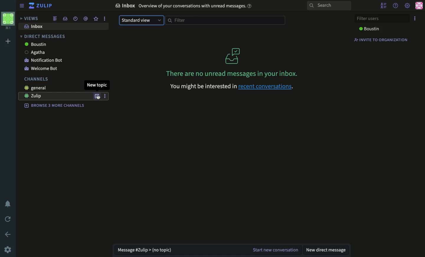  What do you see at coordinates (8, 203) in the screenshot?
I see `notification` at bounding box center [8, 203].